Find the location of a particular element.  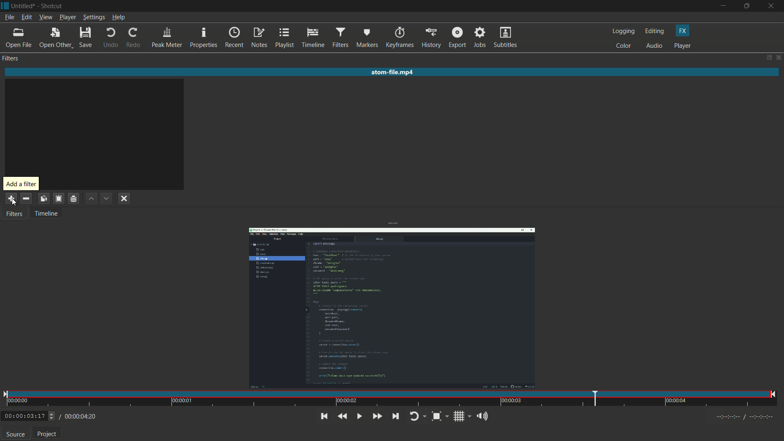

toggle zoom is located at coordinates (440, 416).